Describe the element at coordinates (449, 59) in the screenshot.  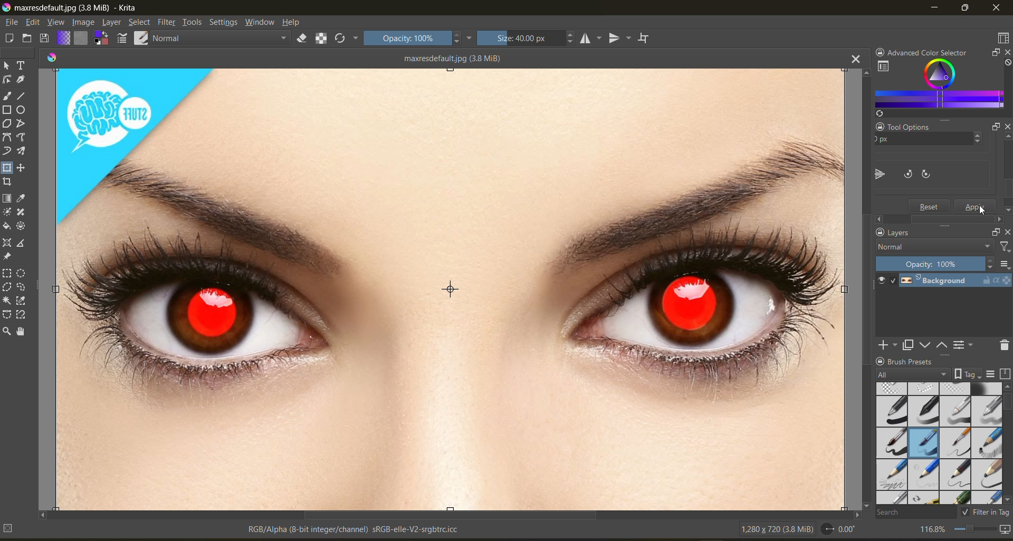
I see `maxresdefault.jpg (3.8 MiB)` at that location.